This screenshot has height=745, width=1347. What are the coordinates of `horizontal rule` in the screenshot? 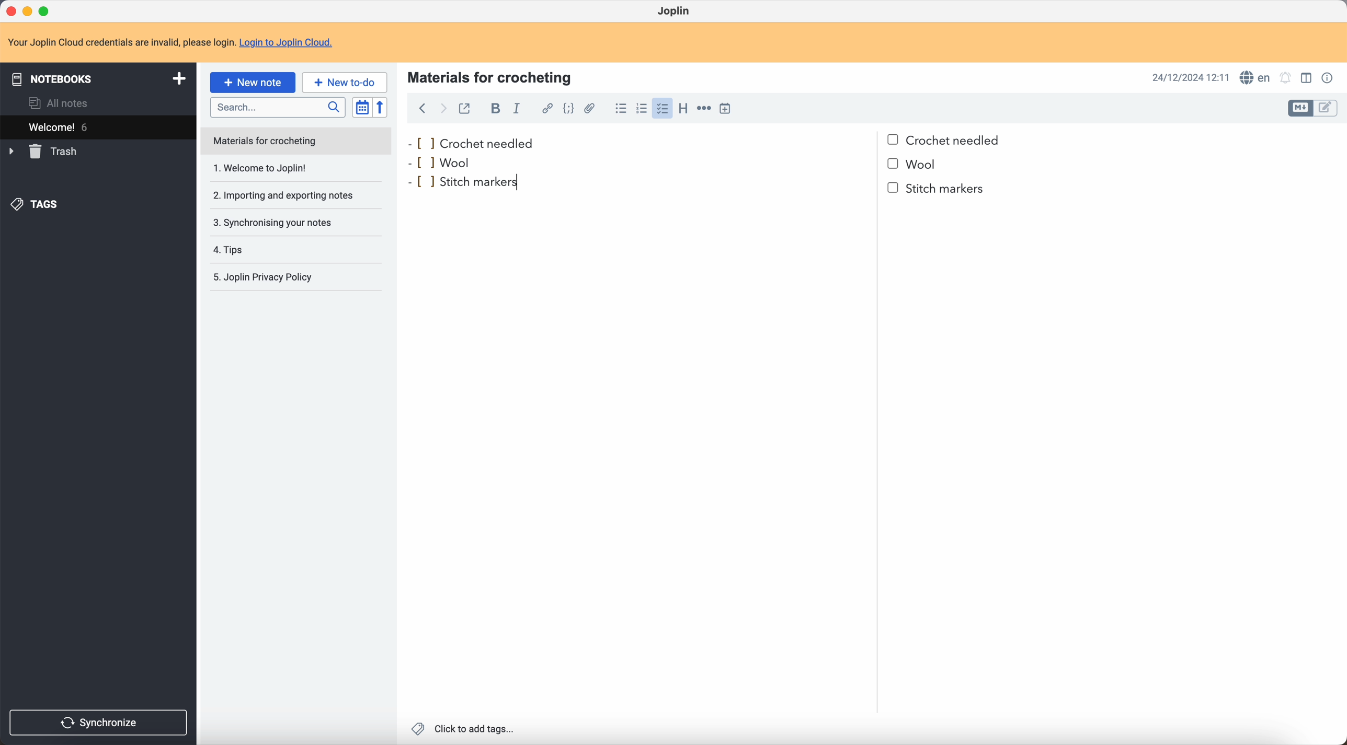 It's located at (703, 110).